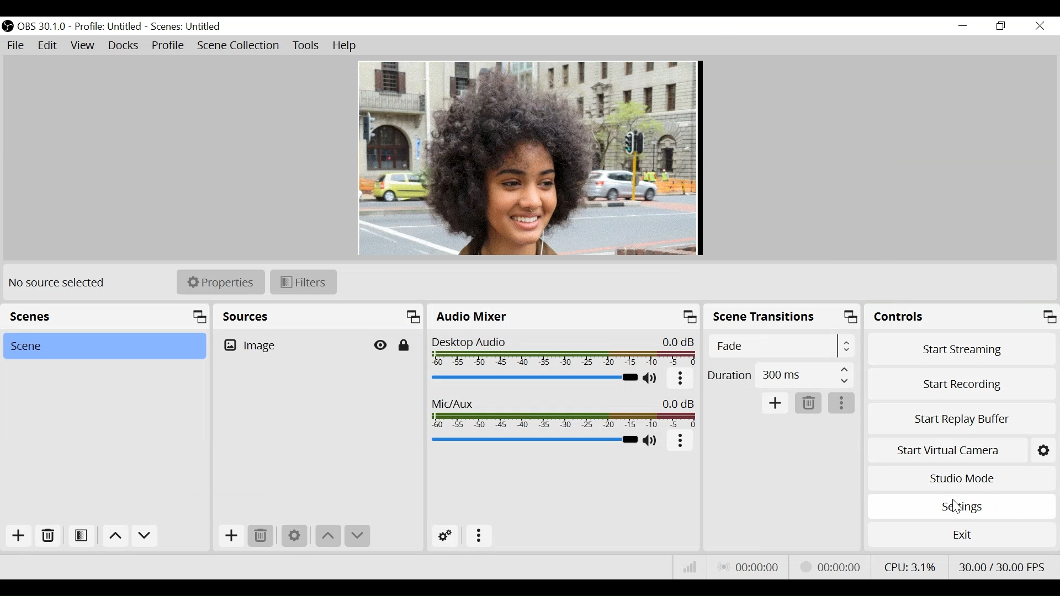  I want to click on Profile, so click(169, 45).